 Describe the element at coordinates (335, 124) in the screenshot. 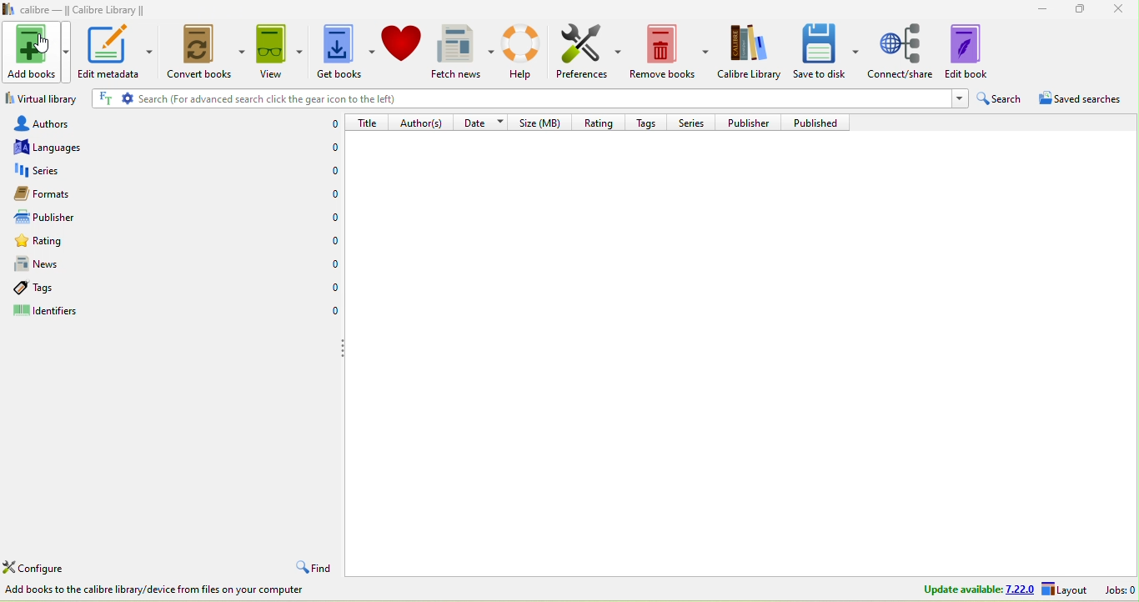

I see `0` at that location.